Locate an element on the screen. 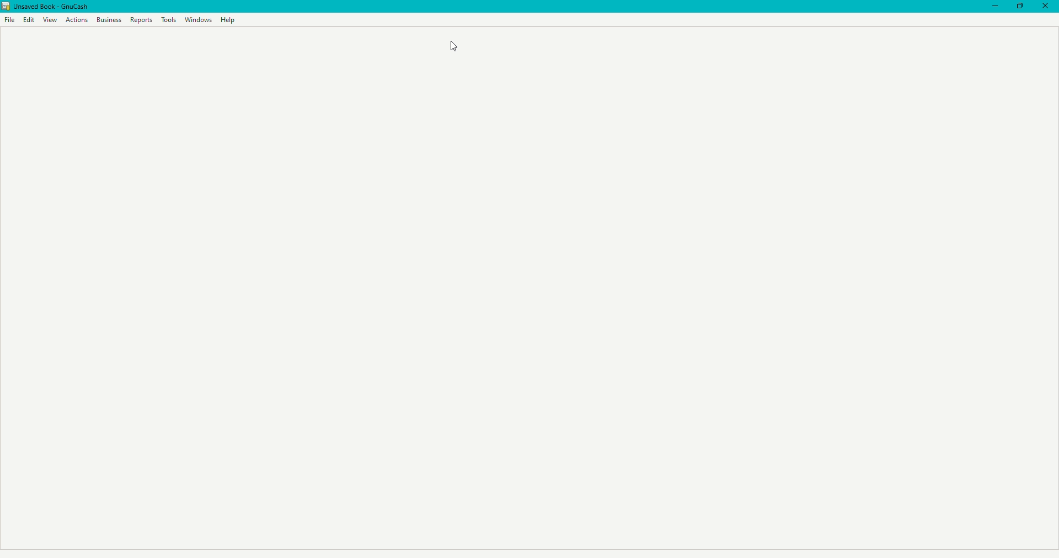  Reports is located at coordinates (142, 19).